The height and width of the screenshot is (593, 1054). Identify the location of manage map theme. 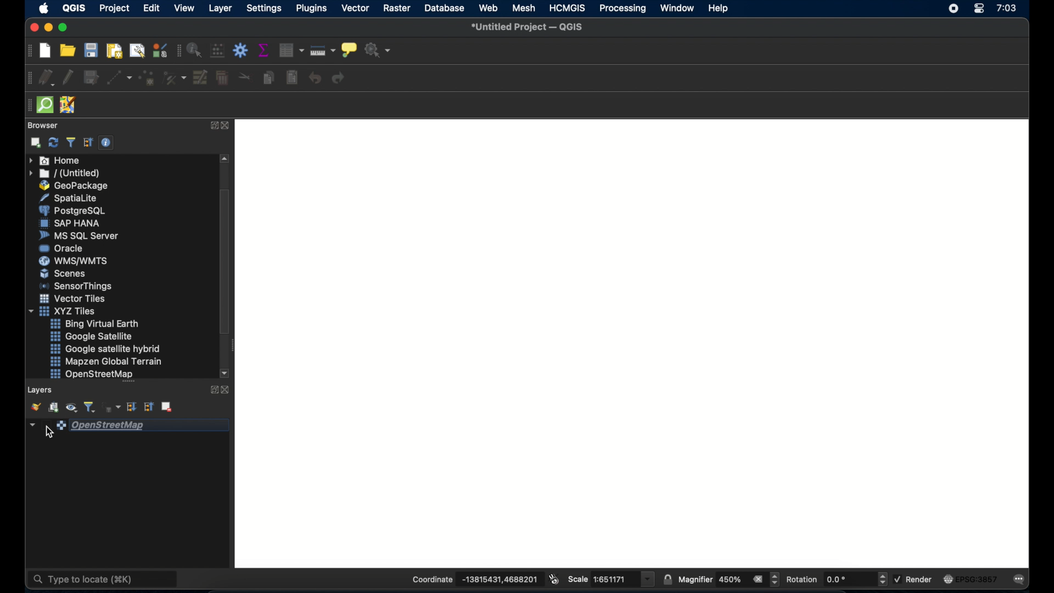
(71, 408).